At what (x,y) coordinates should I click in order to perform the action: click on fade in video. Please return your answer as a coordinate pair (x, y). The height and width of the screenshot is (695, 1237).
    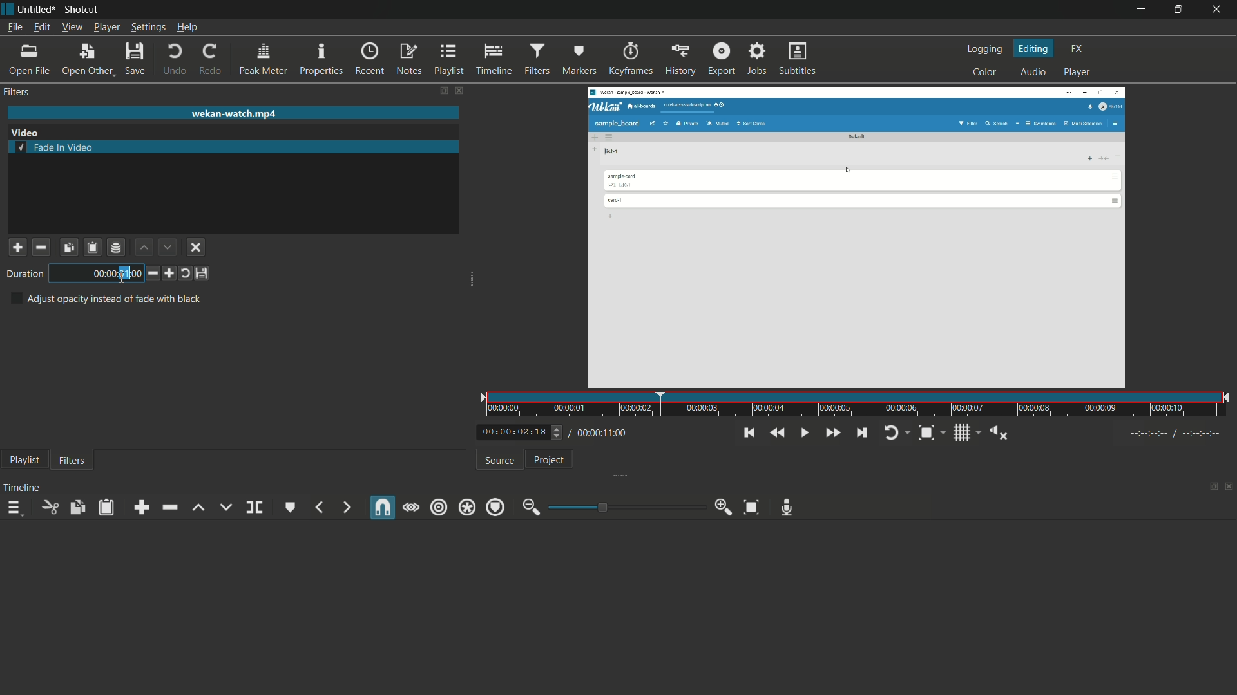
    Looking at the image, I should click on (56, 147).